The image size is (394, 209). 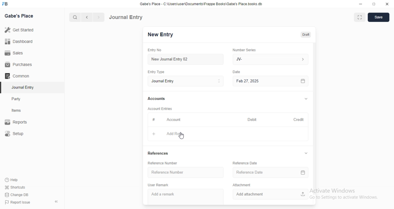 I want to click on Journal Entry, so click(x=186, y=81).